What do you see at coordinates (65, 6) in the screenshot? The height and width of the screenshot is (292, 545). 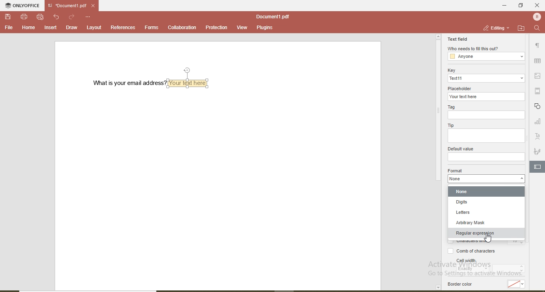 I see `file name` at bounding box center [65, 6].